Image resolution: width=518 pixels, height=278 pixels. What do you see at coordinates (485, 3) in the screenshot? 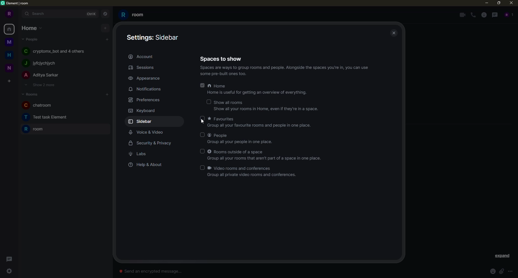
I see `minimize` at bounding box center [485, 3].